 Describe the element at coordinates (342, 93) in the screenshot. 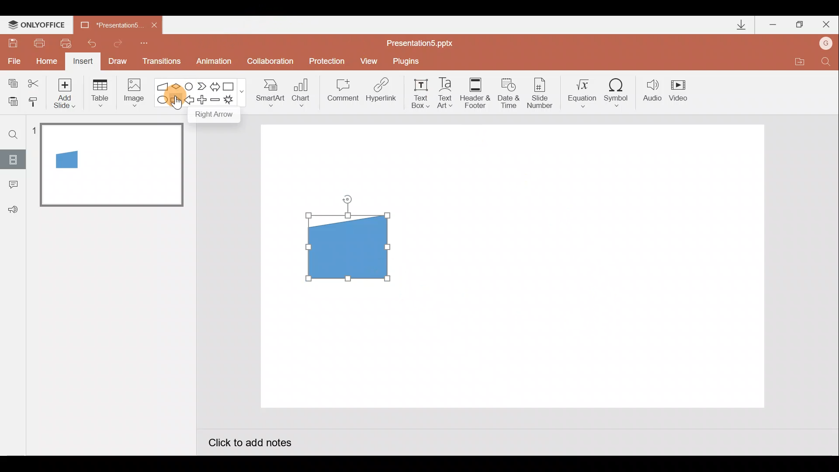

I see `Comment` at that location.